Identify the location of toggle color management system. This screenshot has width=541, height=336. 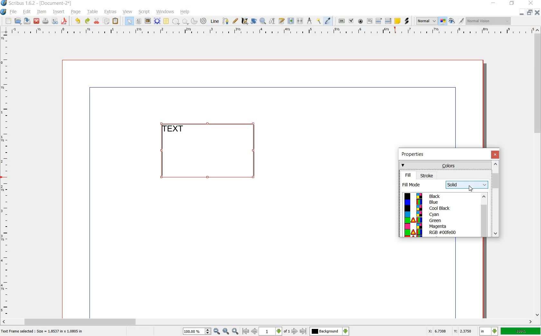
(443, 21).